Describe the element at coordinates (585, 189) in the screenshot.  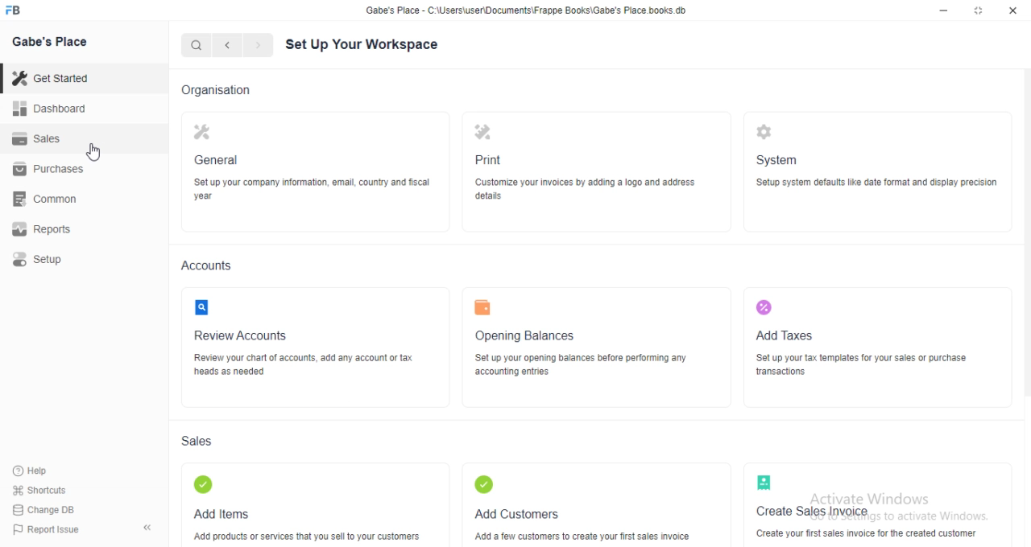
I see `Customize your invoices by adding a logo and address details` at that location.